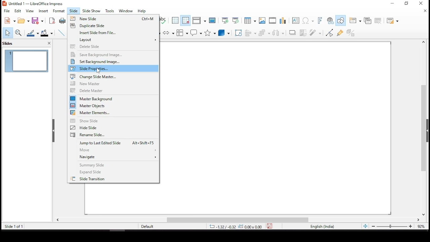 This screenshot has width=430, height=242. What do you see at coordinates (291, 32) in the screenshot?
I see `shadow` at bounding box center [291, 32].